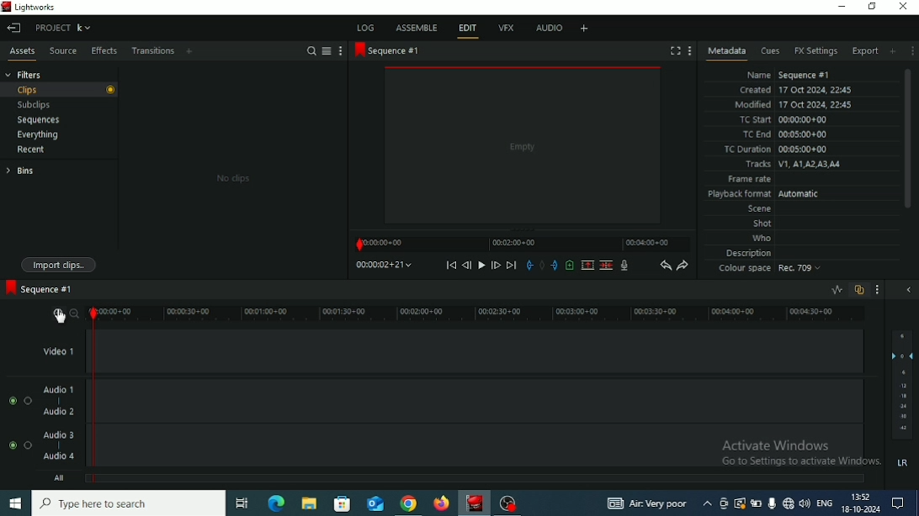 This screenshot has height=516, width=919. Describe the element at coordinates (15, 29) in the screenshot. I see `Exit the current project and return to the project browser` at that location.